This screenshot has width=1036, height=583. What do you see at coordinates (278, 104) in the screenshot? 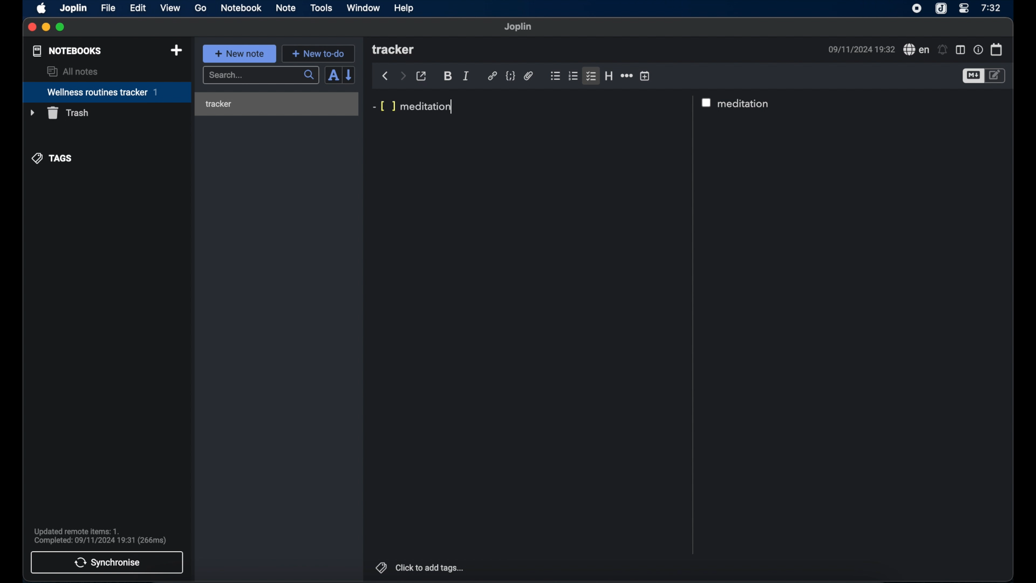
I see `tracker` at bounding box center [278, 104].